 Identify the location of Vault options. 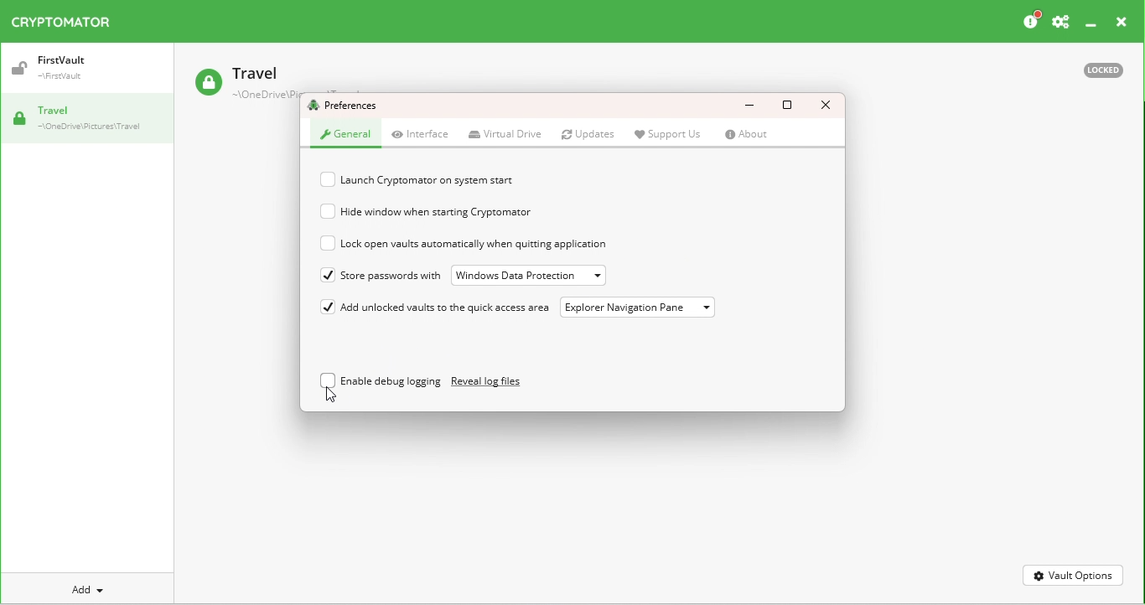
(1072, 579).